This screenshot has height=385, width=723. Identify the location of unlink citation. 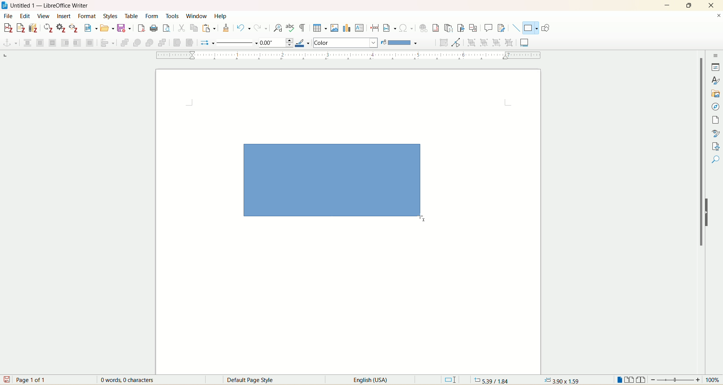
(74, 28).